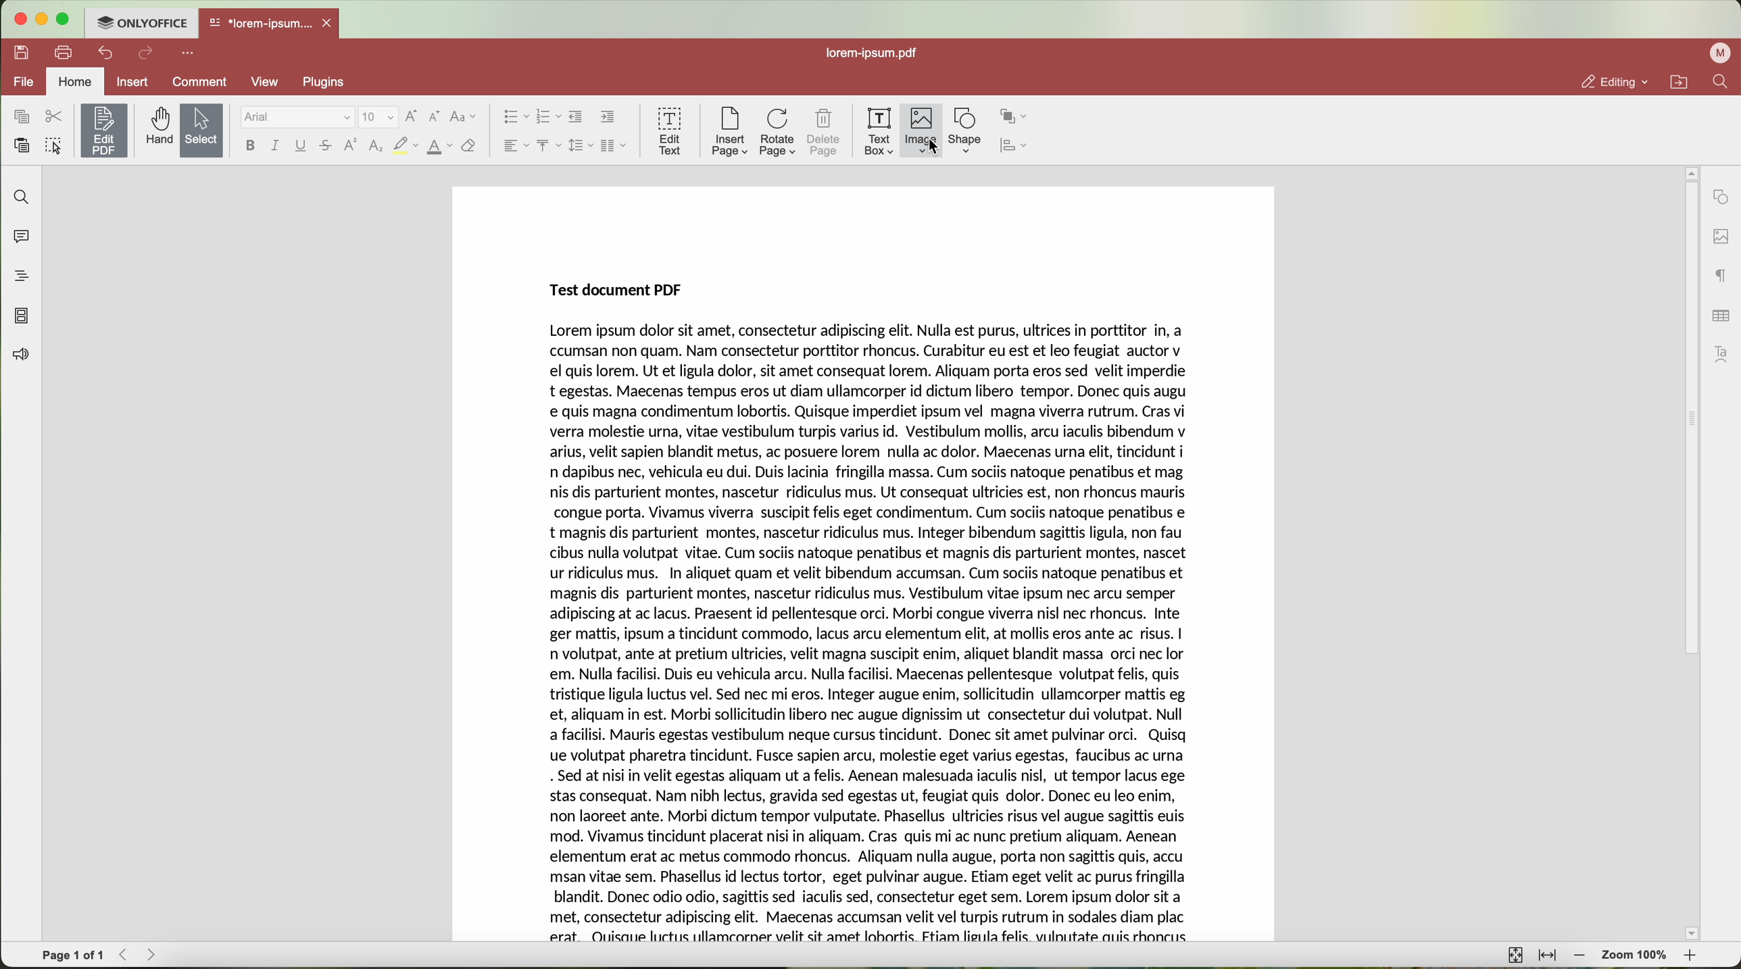 Image resolution: width=1741 pixels, height=969 pixels. Describe the element at coordinates (620, 289) in the screenshot. I see `Test document PDF` at that location.